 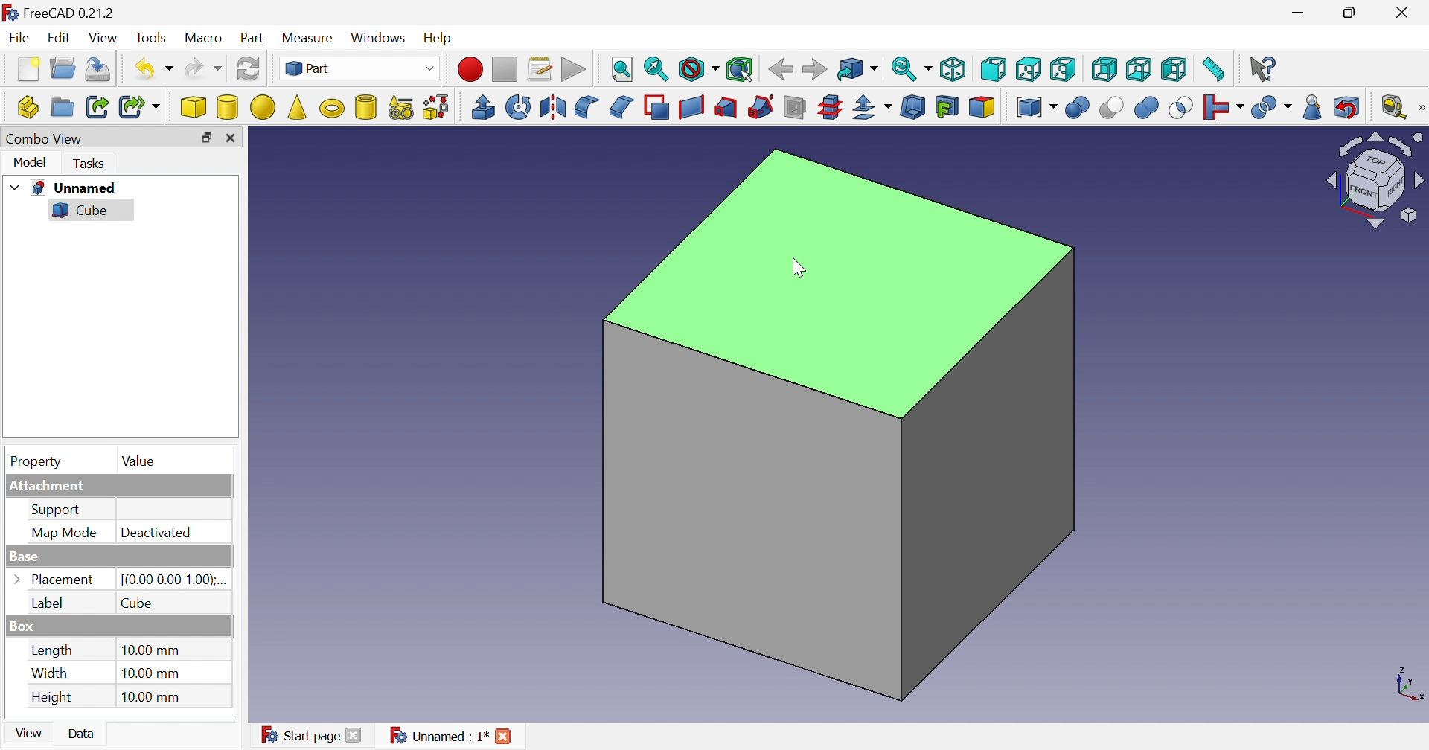 I want to click on Thickness, so click(x=913, y=105).